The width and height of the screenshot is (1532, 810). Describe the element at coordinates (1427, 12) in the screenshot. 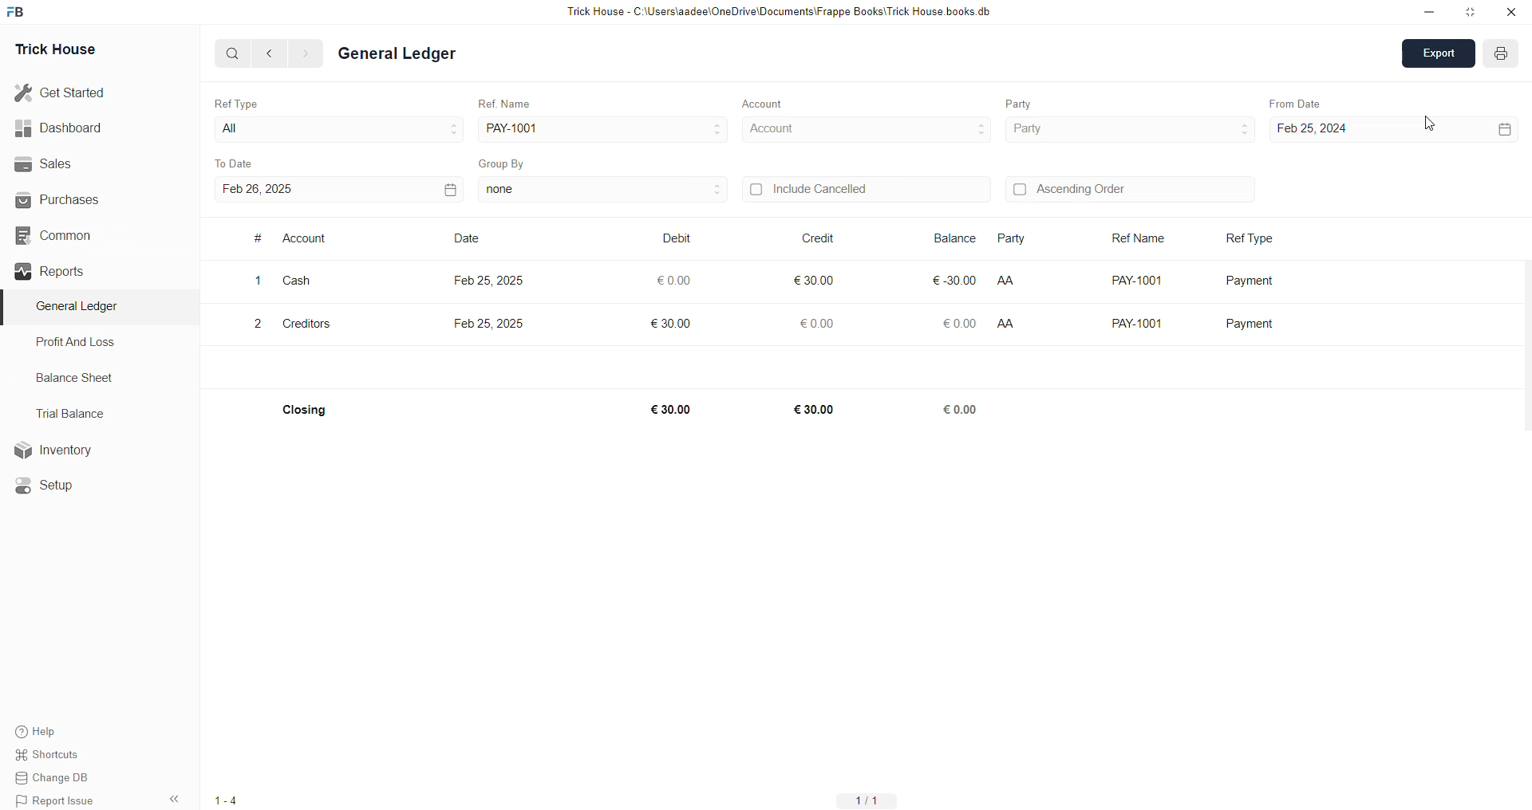

I see `minimise down` at that location.